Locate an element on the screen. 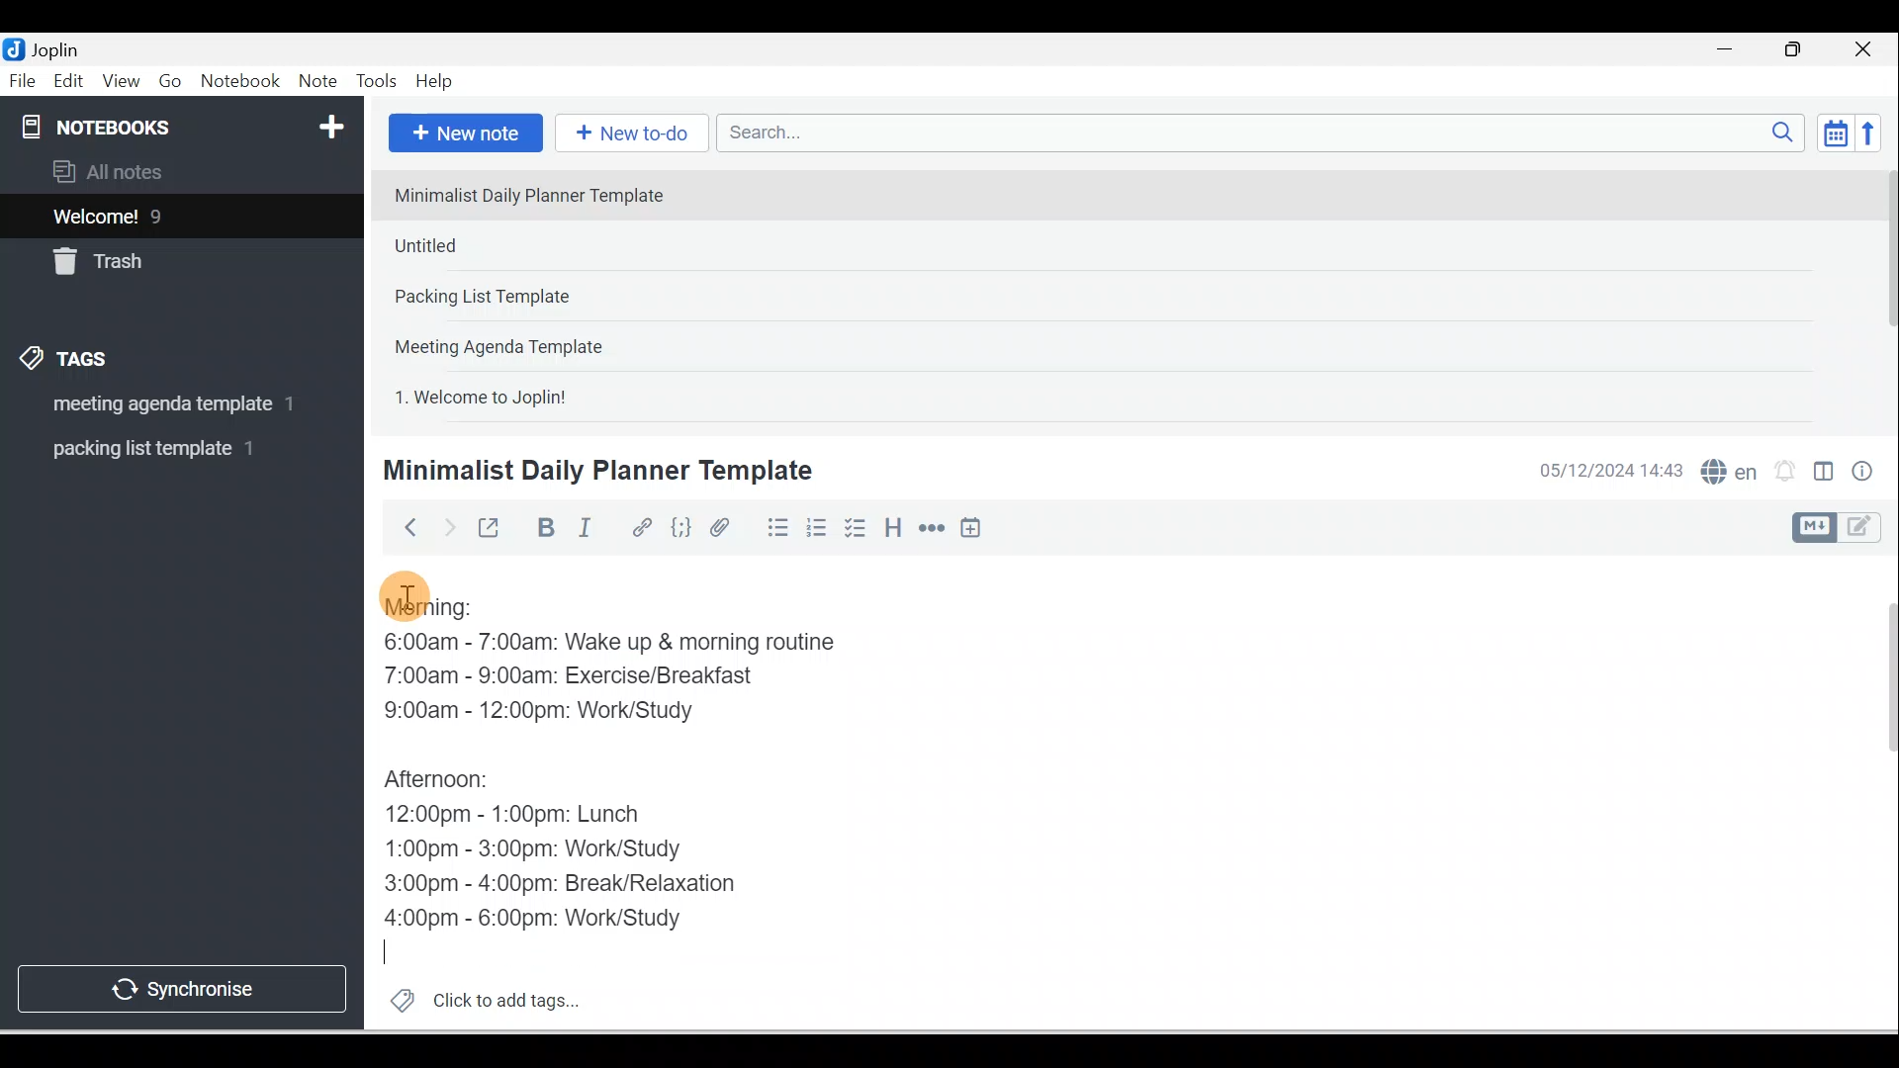 The width and height of the screenshot is (1899, 1068). Note 1 is located at coordinates (543, 194).